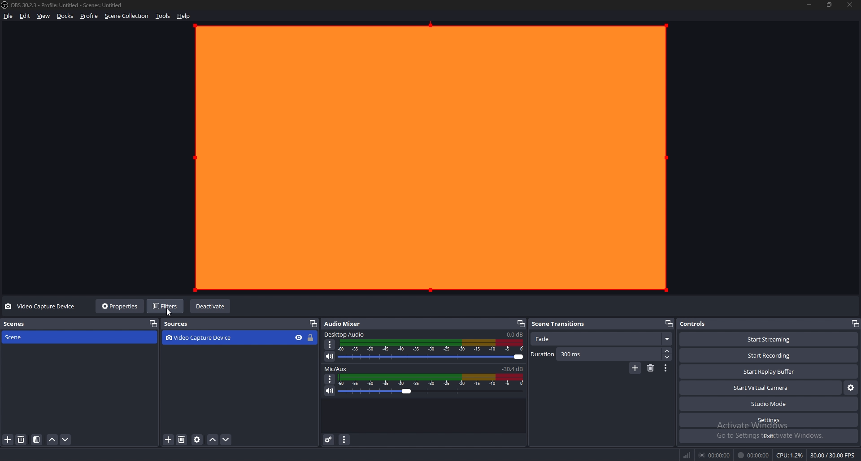 Image resolution: width=861 pixels, height=461 pixels. I want to click on desktop audio, so click(345, 334).